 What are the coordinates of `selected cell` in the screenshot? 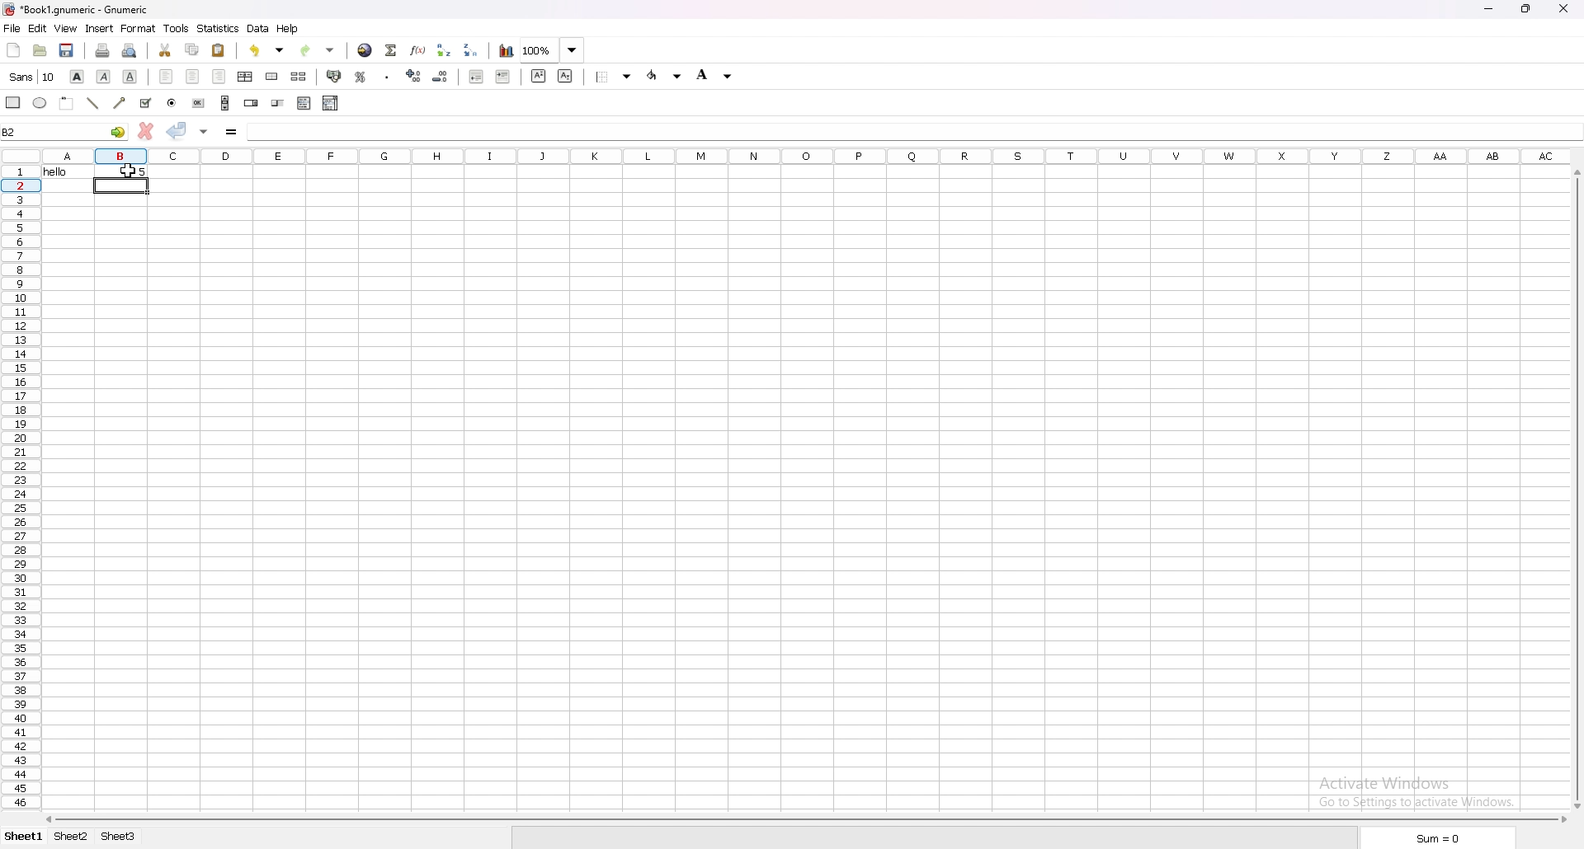 It's located at (66, 130).